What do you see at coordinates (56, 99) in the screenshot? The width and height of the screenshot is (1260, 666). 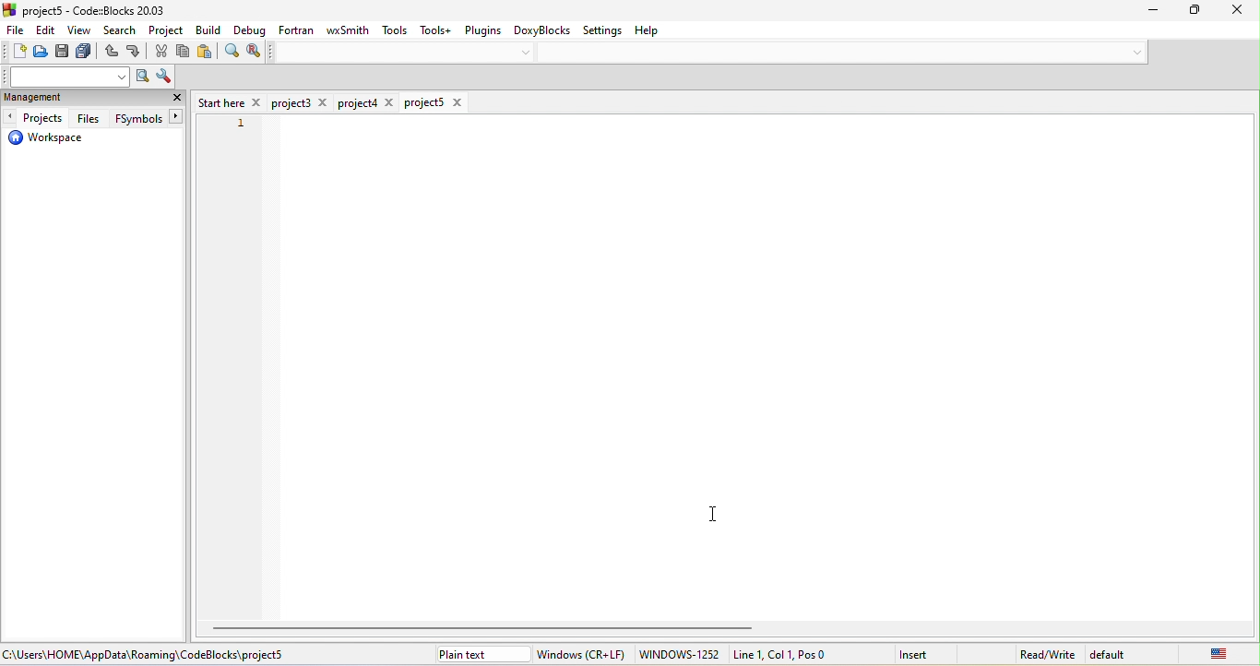 I see `management` at bounding box center [56, 99].